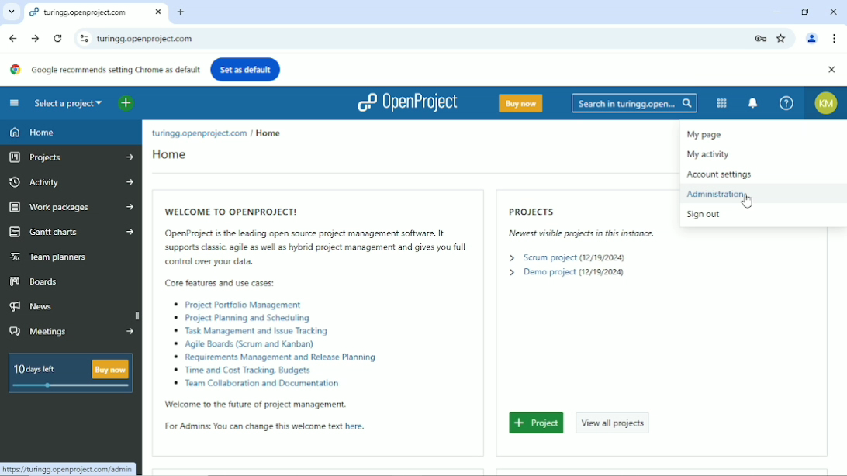 The image size is (847, 476). What do you see at coordinates (36, 307) in the screenshot?
I see `News` at bounding box center [36, 307].